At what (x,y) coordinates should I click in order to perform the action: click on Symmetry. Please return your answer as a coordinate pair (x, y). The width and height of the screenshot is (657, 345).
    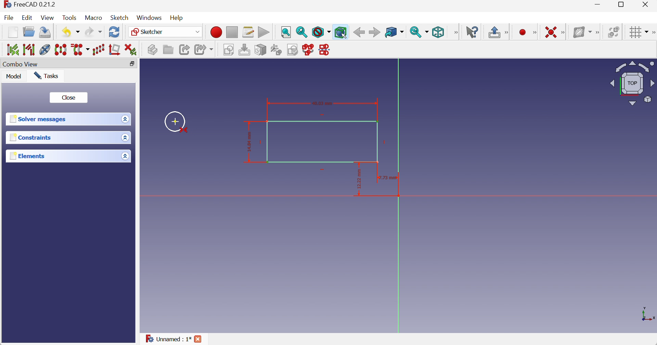
    Looking at the image, I should click on (62, 49).